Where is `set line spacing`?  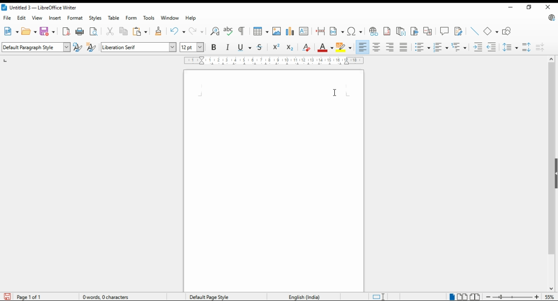
set line spacing is located at coordinates (511, 47).